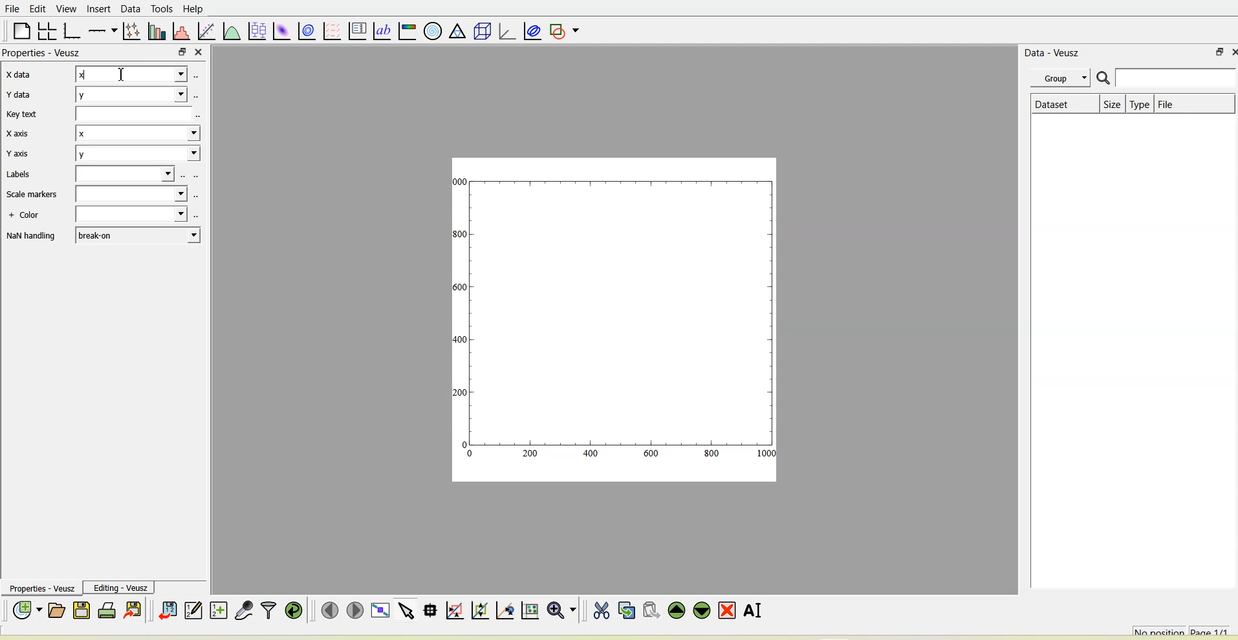  What do you see at coordinates (1217, 52) in the screenshot?
I see `float panel` at bounding box center [1217, 52].